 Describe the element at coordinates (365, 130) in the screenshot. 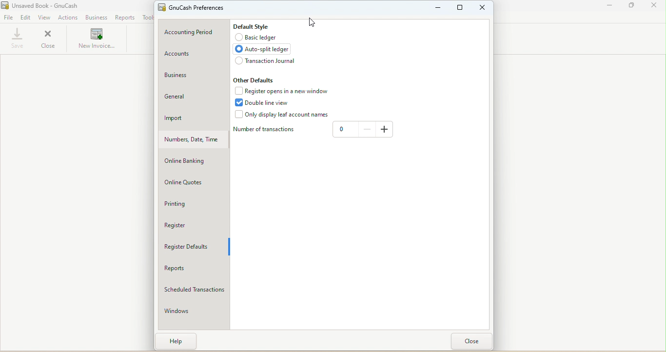

I see `Decrease` at that location.